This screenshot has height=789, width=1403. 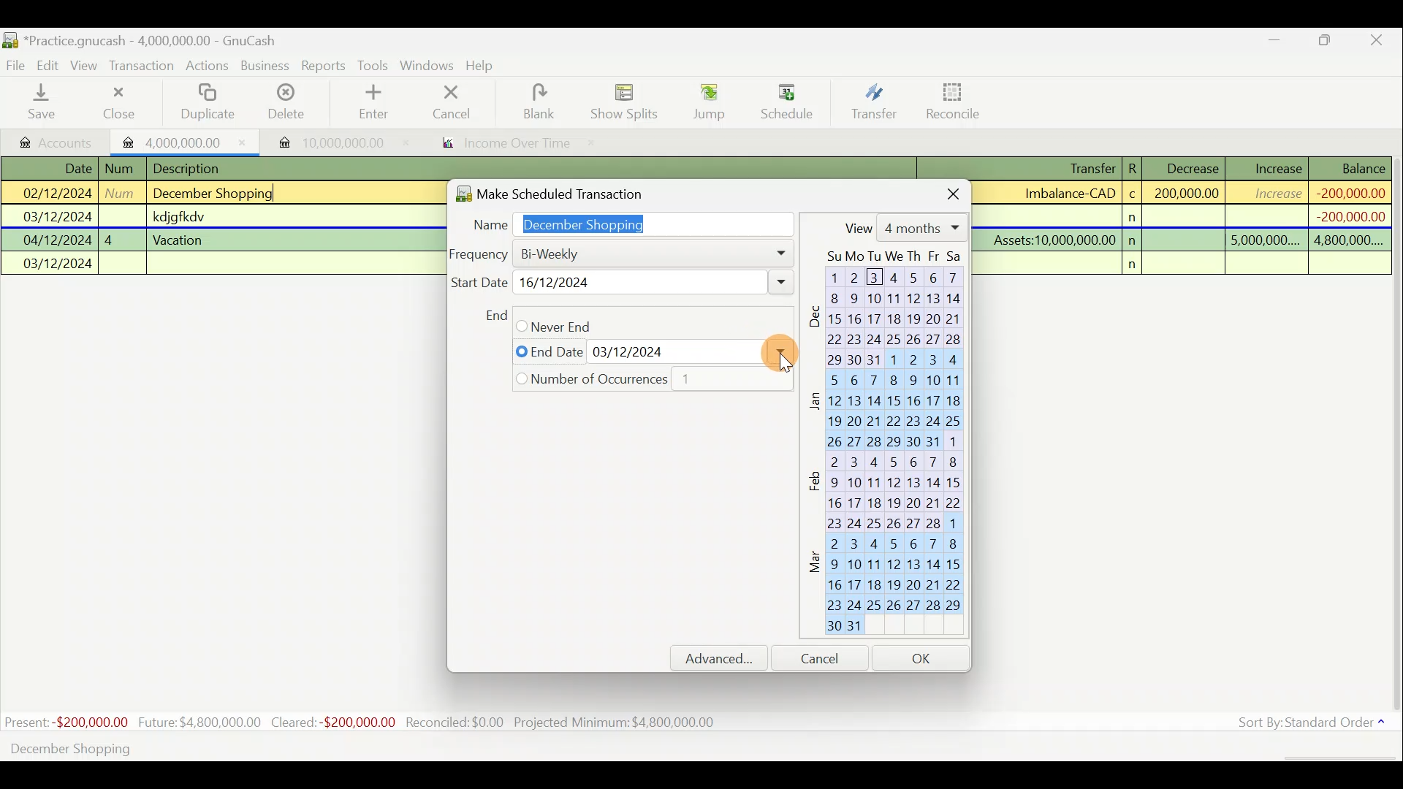 I want to click on File, so click(x=17, y=66).